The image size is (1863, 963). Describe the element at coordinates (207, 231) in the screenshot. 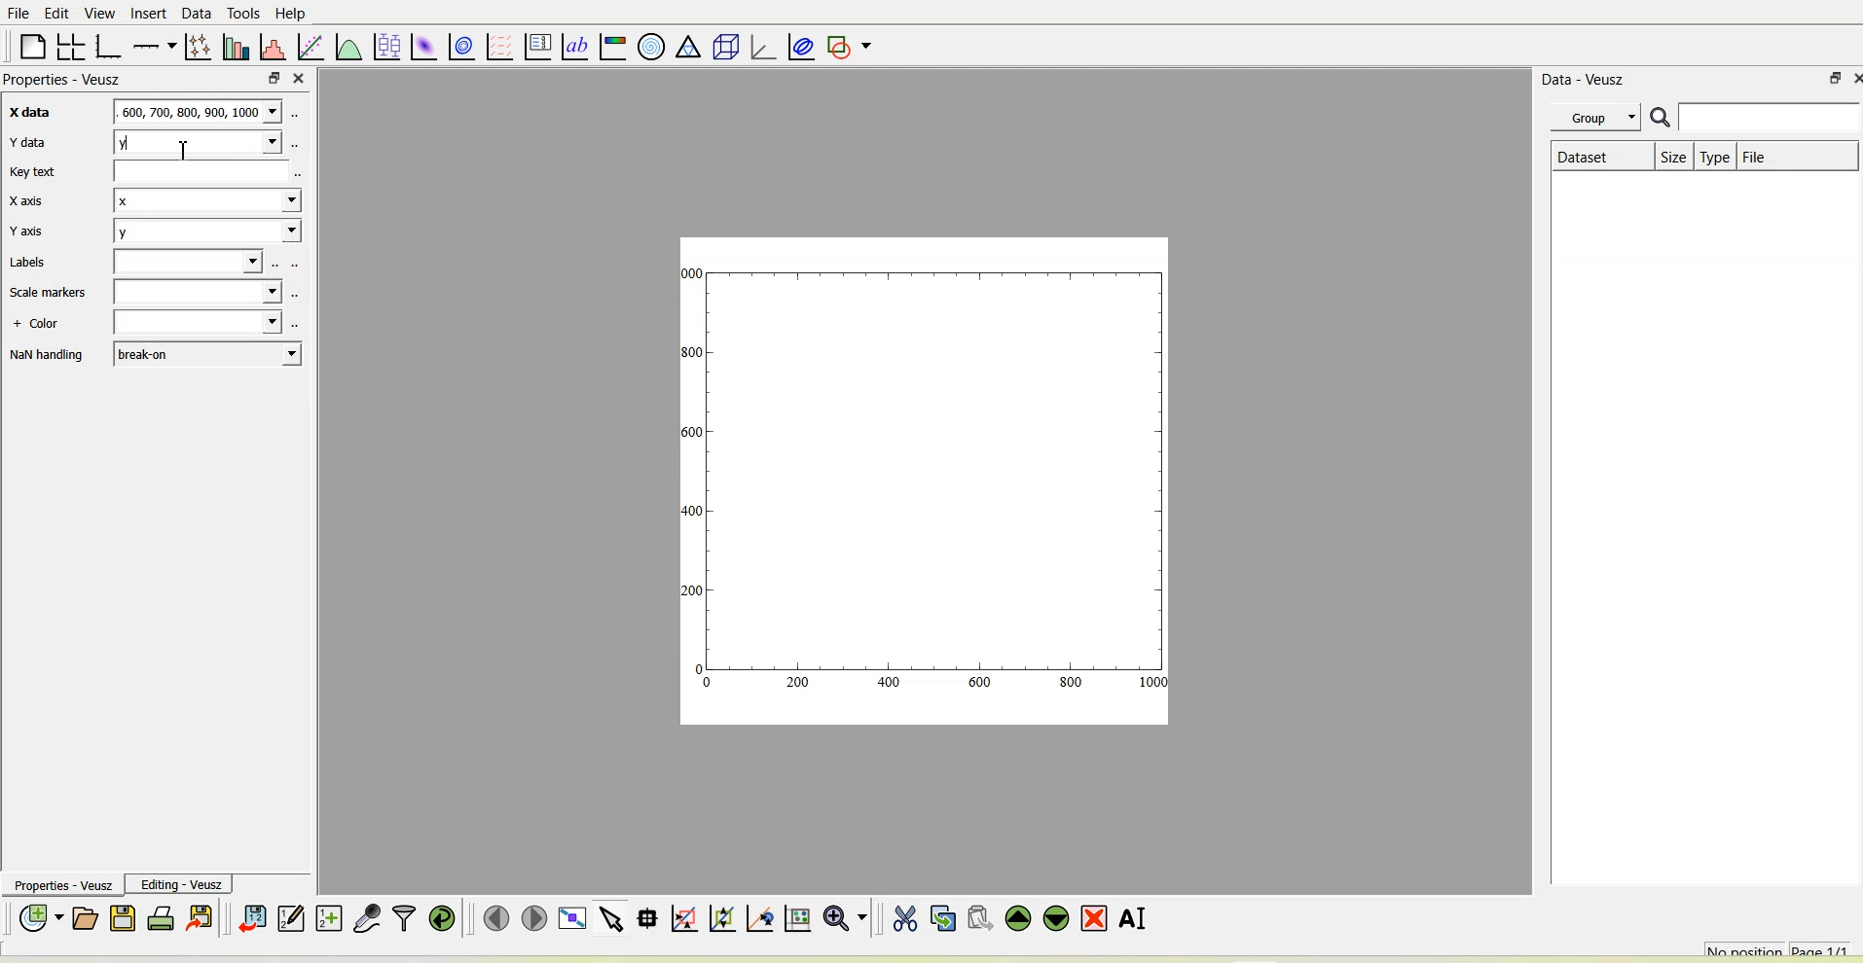

I see `y` at that location.